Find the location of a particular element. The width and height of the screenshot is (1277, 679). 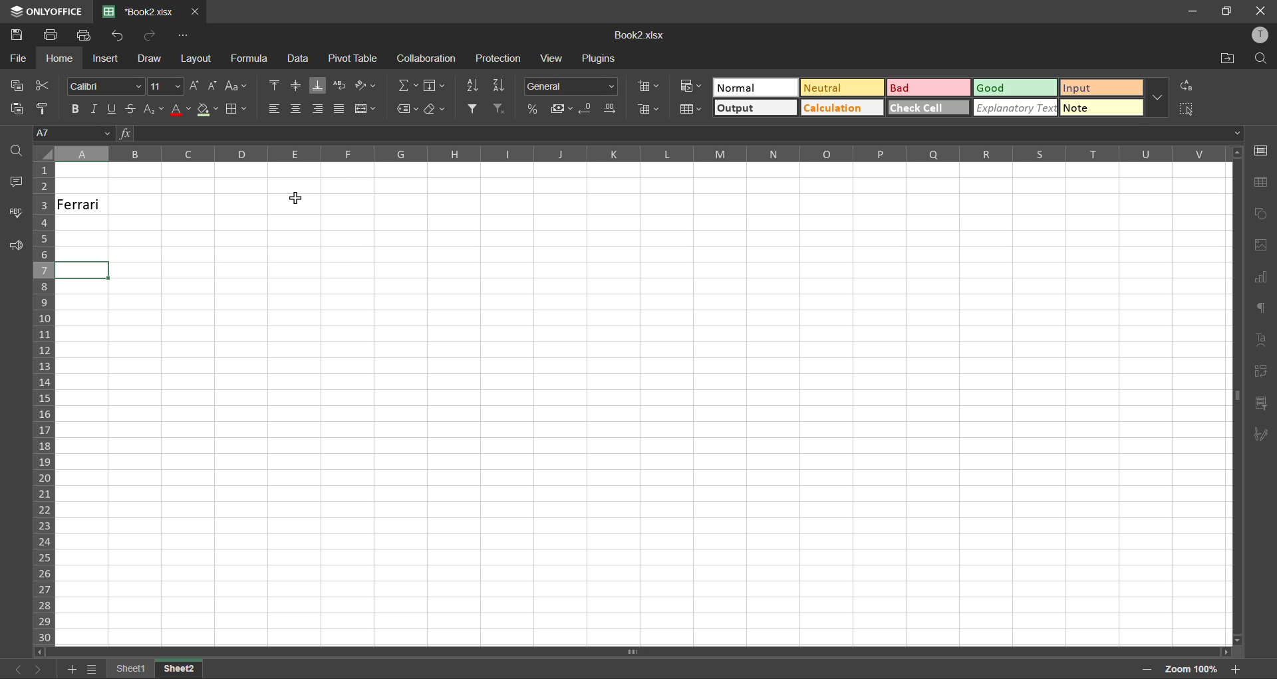

align left is located at coordinates (273, 107).